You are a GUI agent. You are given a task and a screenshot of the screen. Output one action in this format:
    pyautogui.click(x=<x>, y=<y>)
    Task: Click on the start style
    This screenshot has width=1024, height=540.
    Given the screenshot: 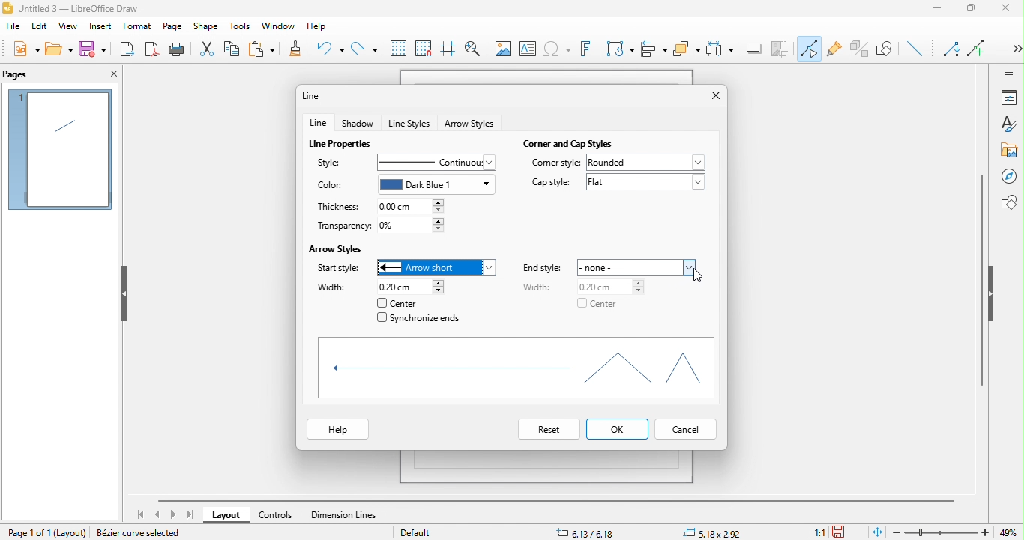 What is the action you would take?
    pyautogui.click(x=337, y=268)
    